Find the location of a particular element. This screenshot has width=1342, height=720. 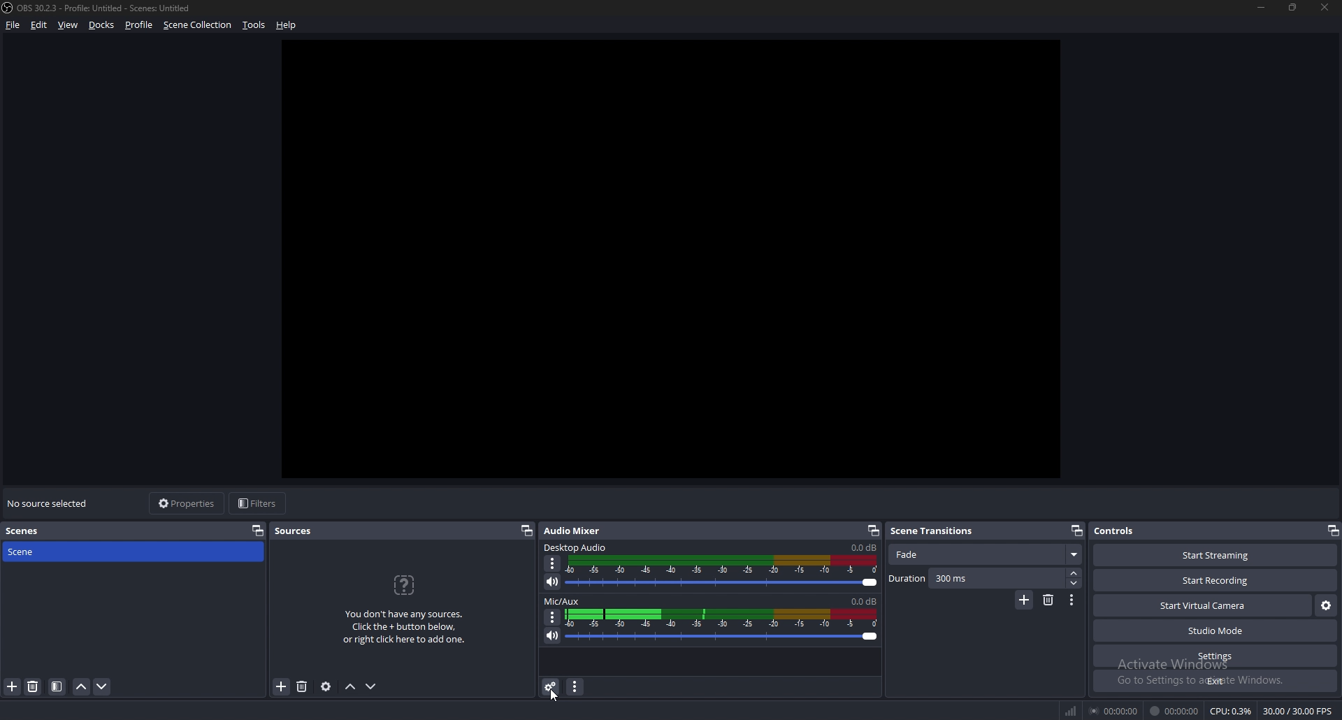

You don't have any sources.
Click the + button below,
or right click here to add one. is located at coordinates (409, 610).